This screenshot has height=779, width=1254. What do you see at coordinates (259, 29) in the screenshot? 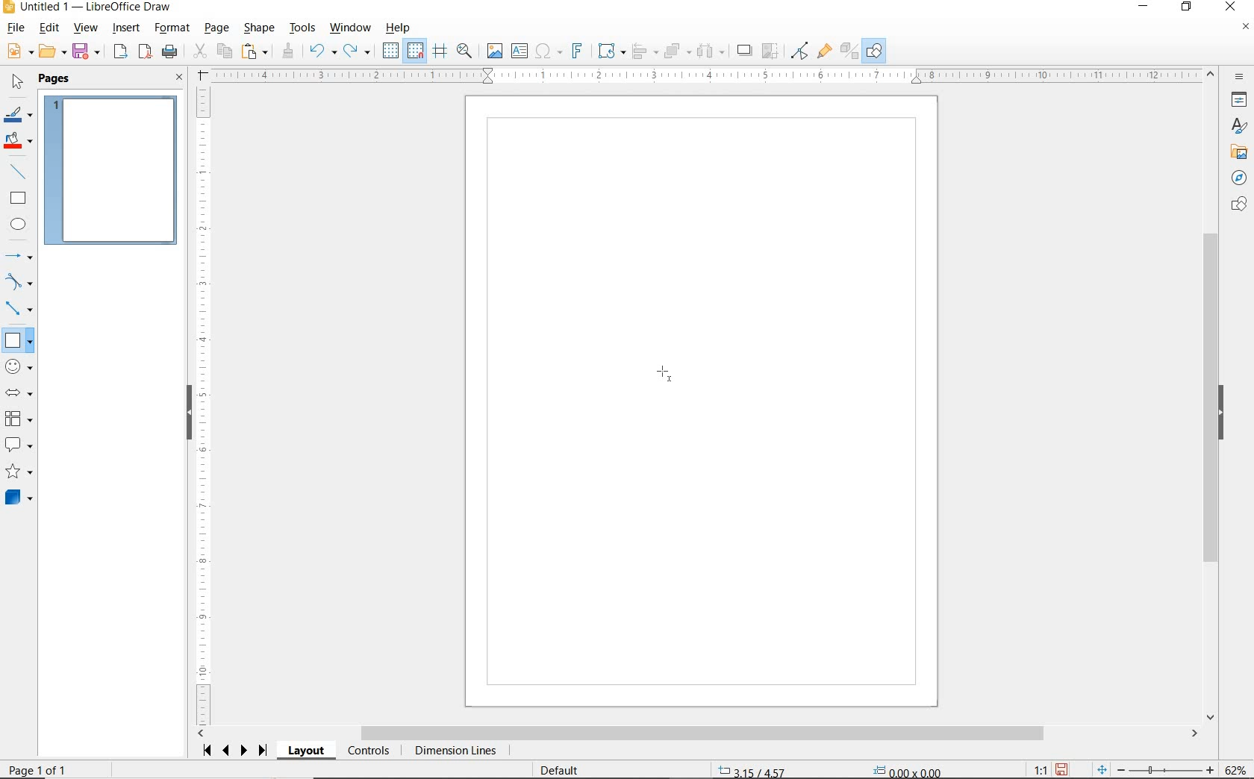
I see `SHAPE` at bounding box center [259, 29].